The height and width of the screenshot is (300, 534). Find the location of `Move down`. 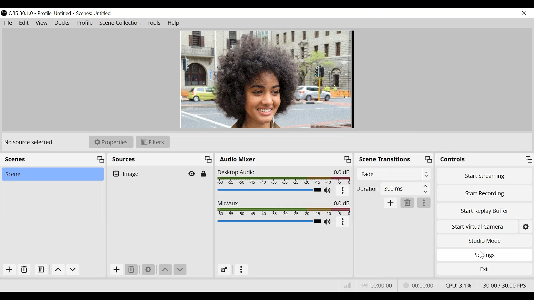

Move down is located at coordinates (165, 270).